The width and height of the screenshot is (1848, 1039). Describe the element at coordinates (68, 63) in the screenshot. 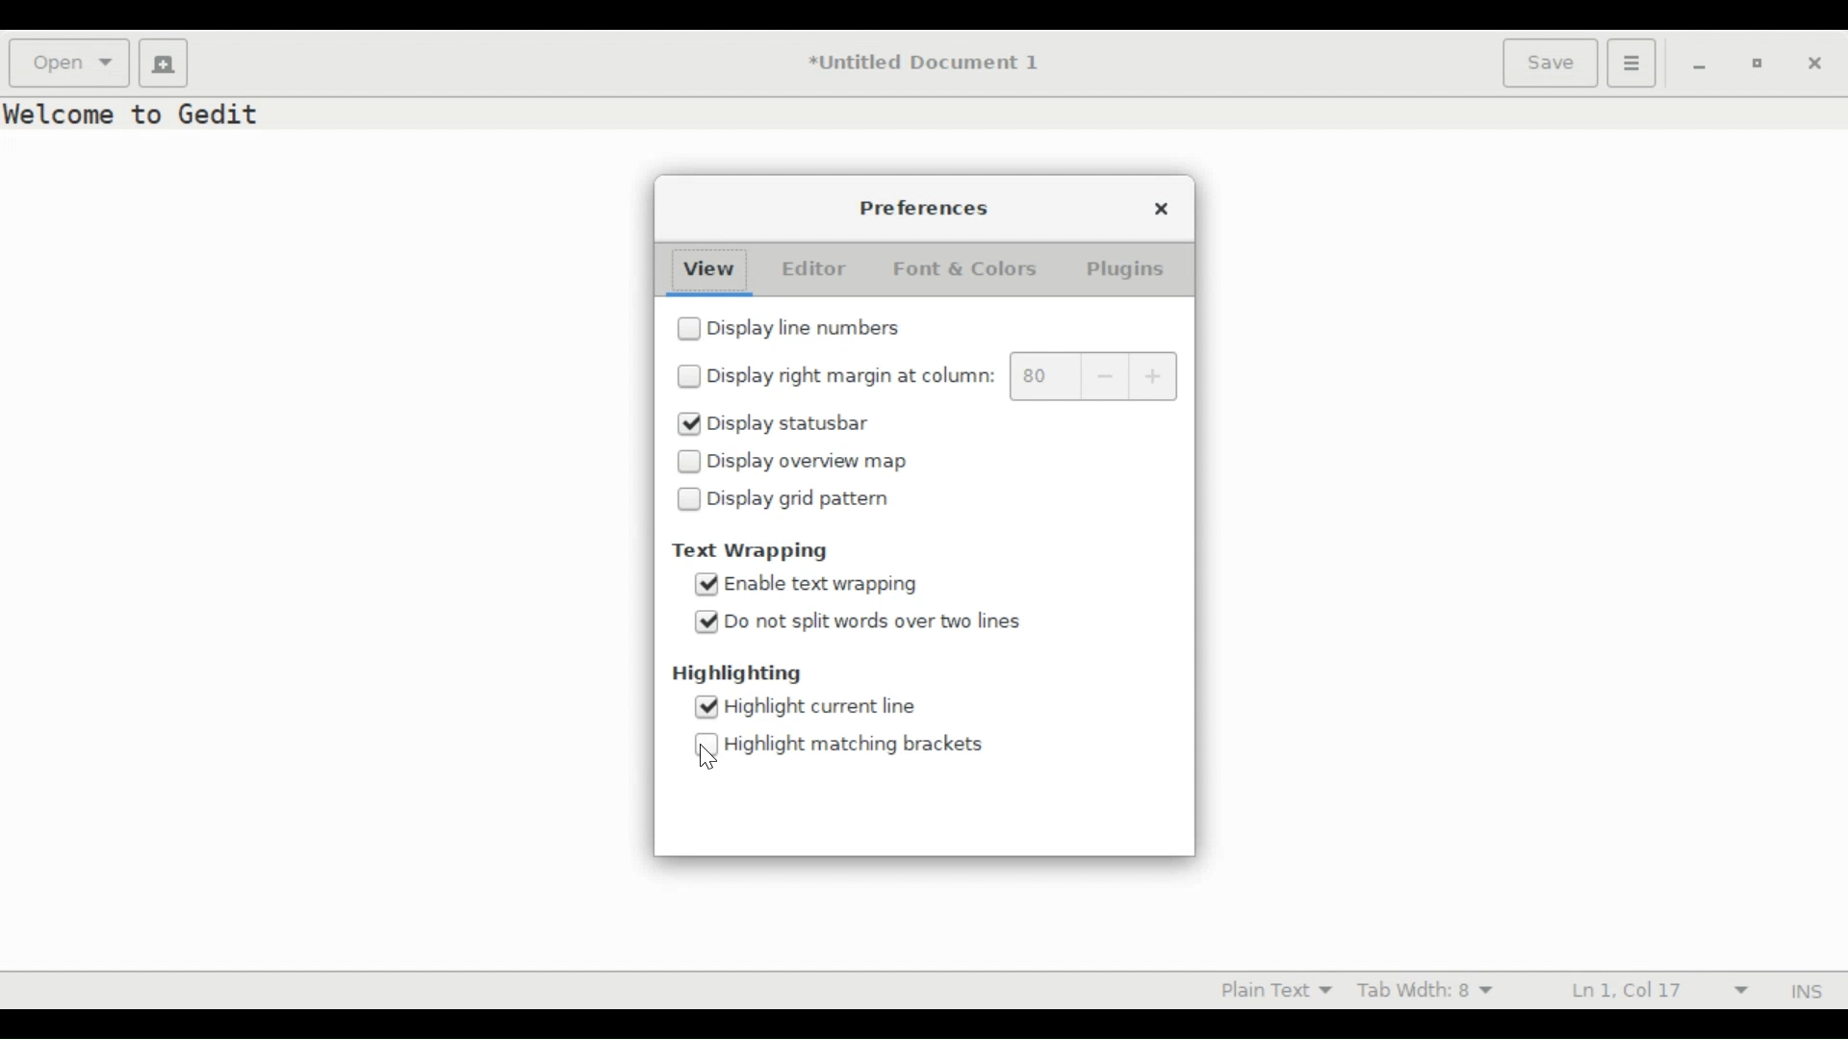

I see `Open` at that location.